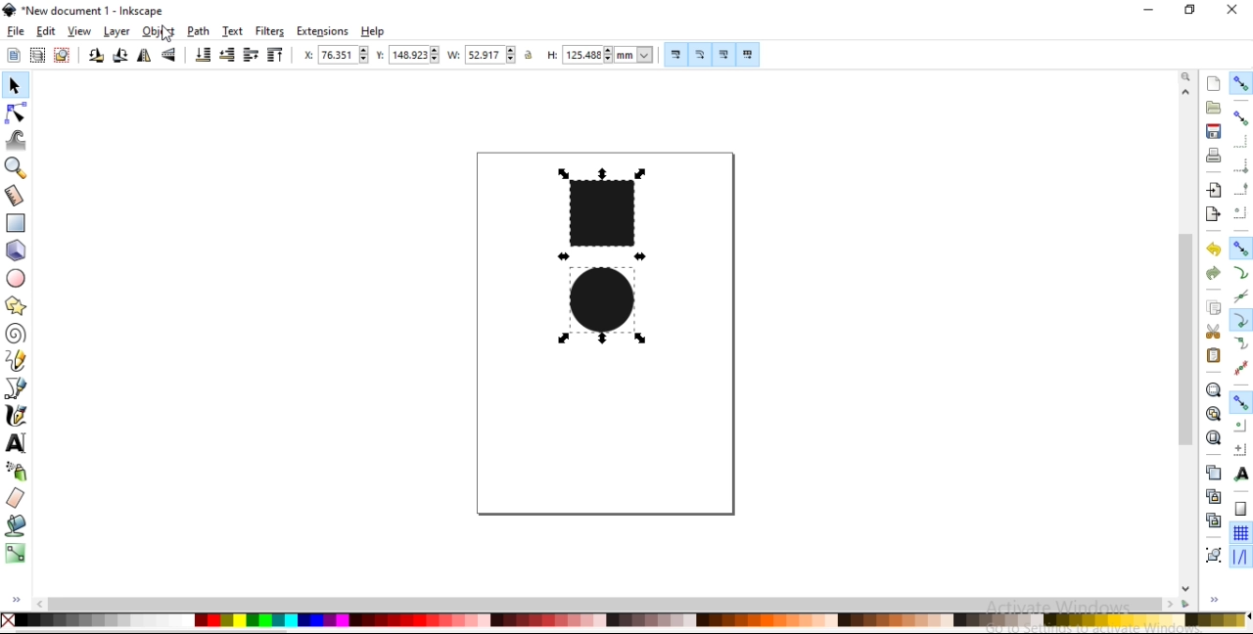 The height and width of the screenshot is (634, 1253). What do you see at coordinates (405, 57) in the screenshot?
I see `vertical coordinate of selection` at bounding box center [405, 57].